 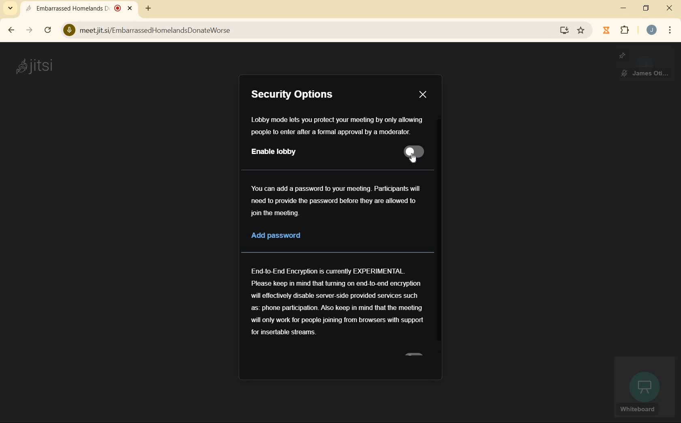 What do you see at coordinates (582, 30) in the screenshot?
I see `bookmark` at bounding box center [582, 30].